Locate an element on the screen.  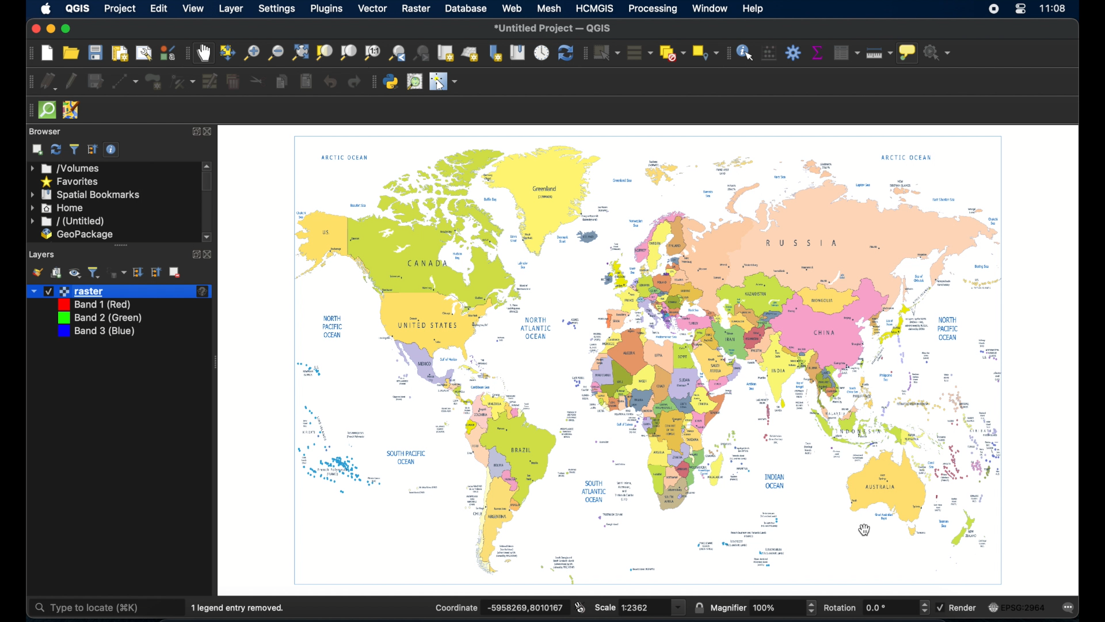
layer is located at coordinates (232, 10).